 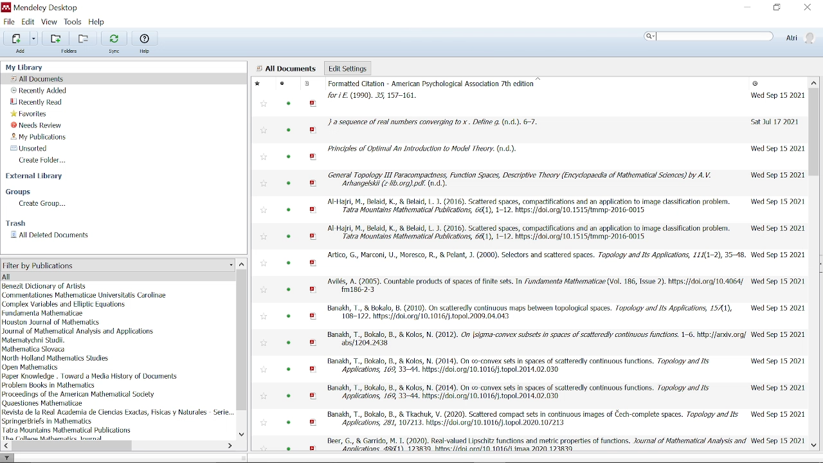 What do you see at coordinates (814, 82) in the screenshot?
I see `Move up` at bounding box center [814, 82].